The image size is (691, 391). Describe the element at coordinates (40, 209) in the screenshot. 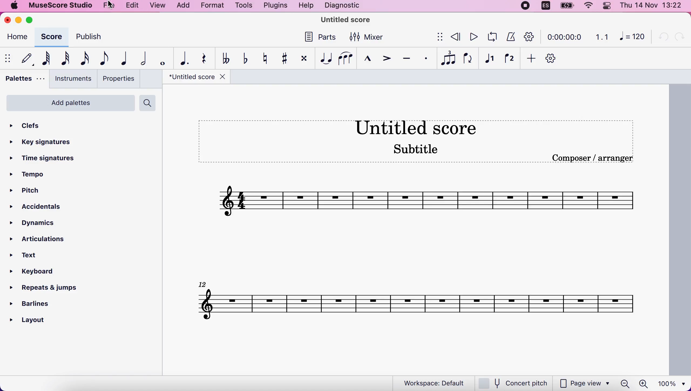

I see `accidentals` at that location.